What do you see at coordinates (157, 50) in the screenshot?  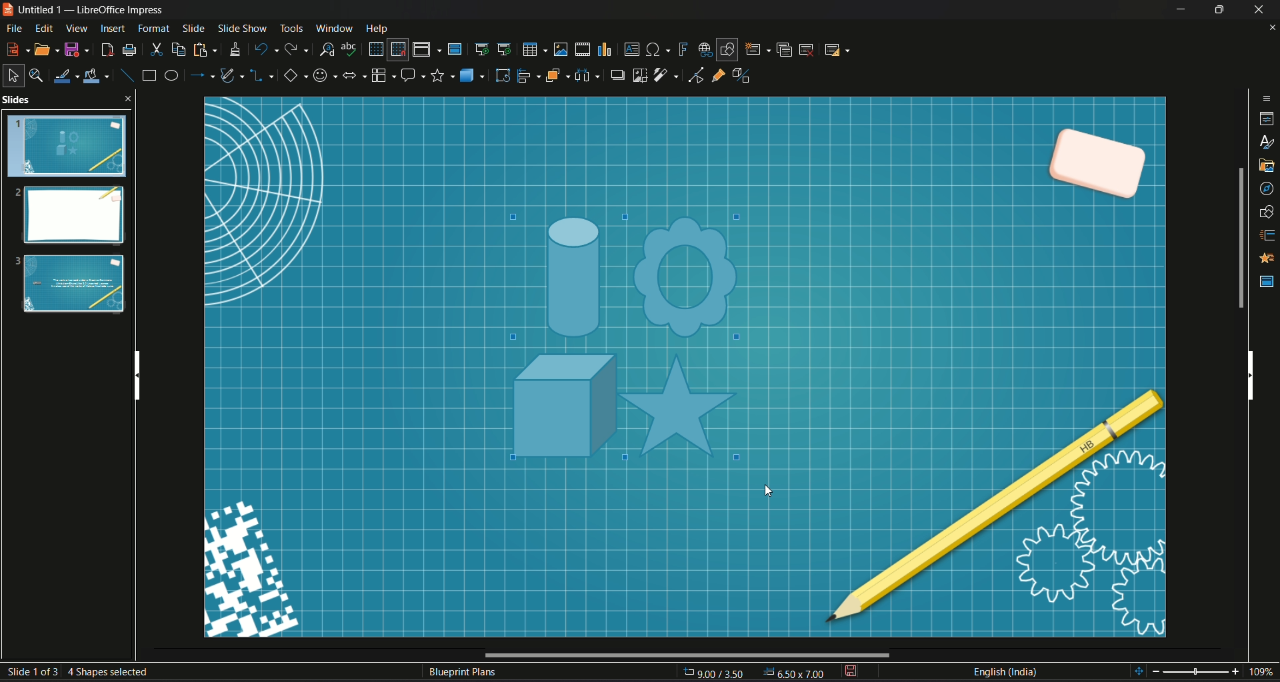 I see `cut` at bounding box center [157, 50].